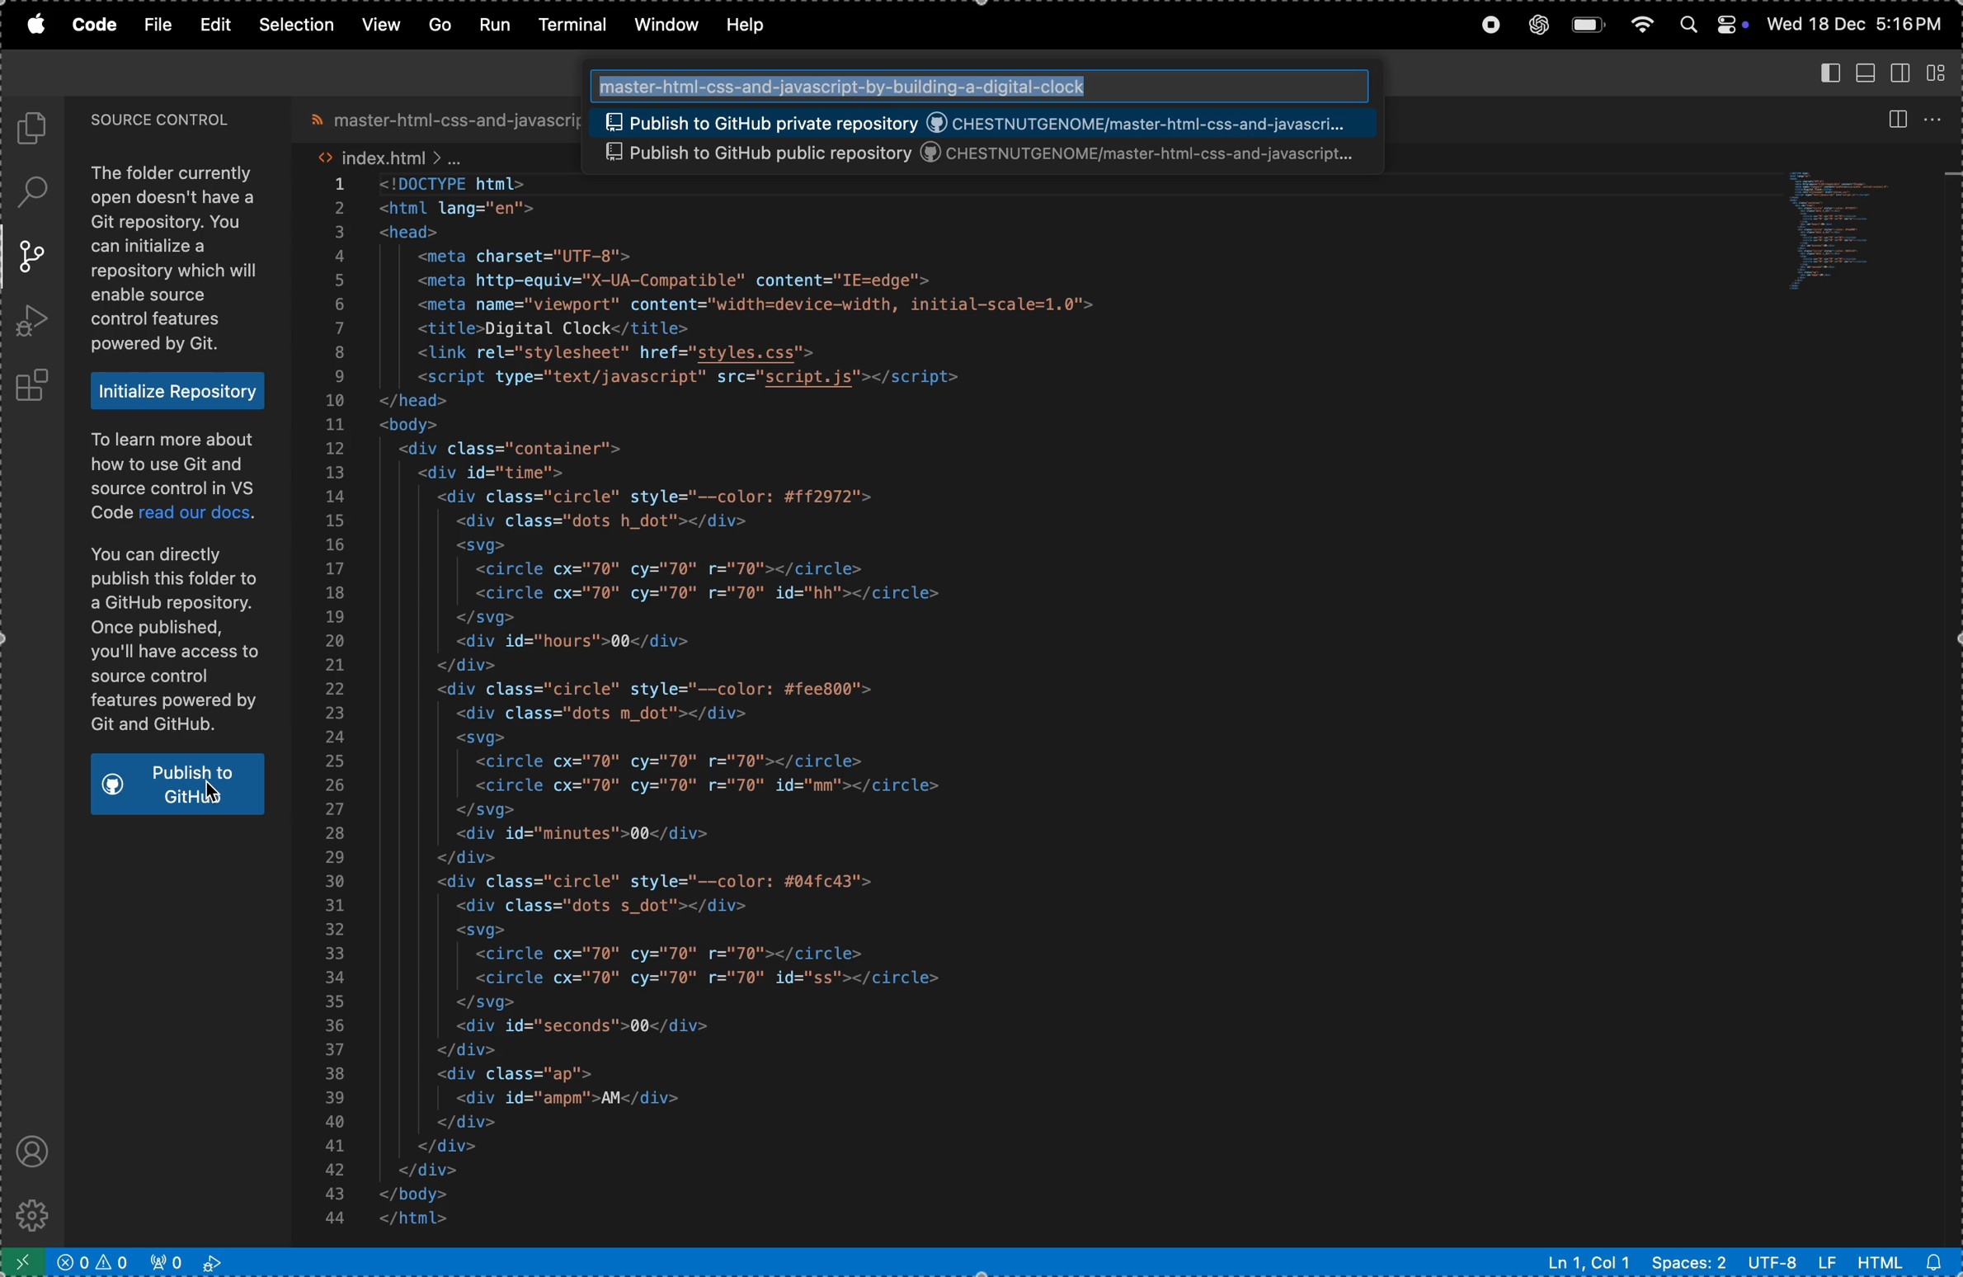  Describe the element at coordinates (1832, 233) in the screenshot. I see `code window` at that location.